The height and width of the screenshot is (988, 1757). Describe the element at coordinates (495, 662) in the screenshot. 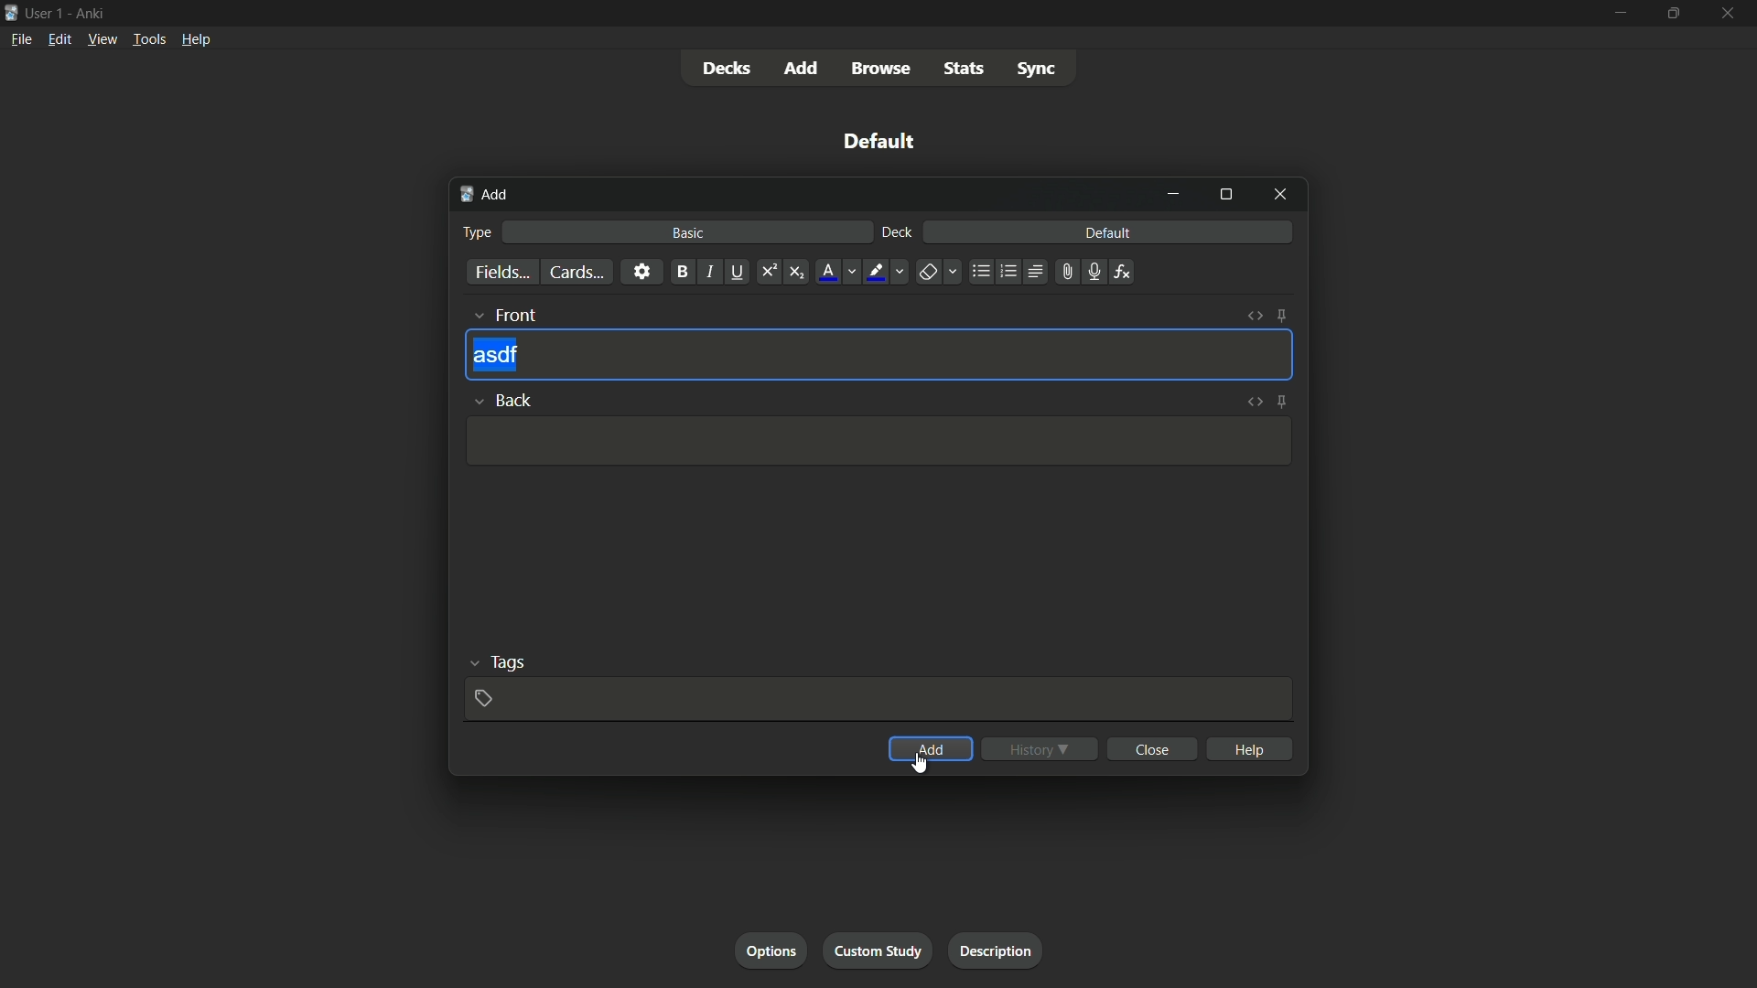

I see `tags` at that location.